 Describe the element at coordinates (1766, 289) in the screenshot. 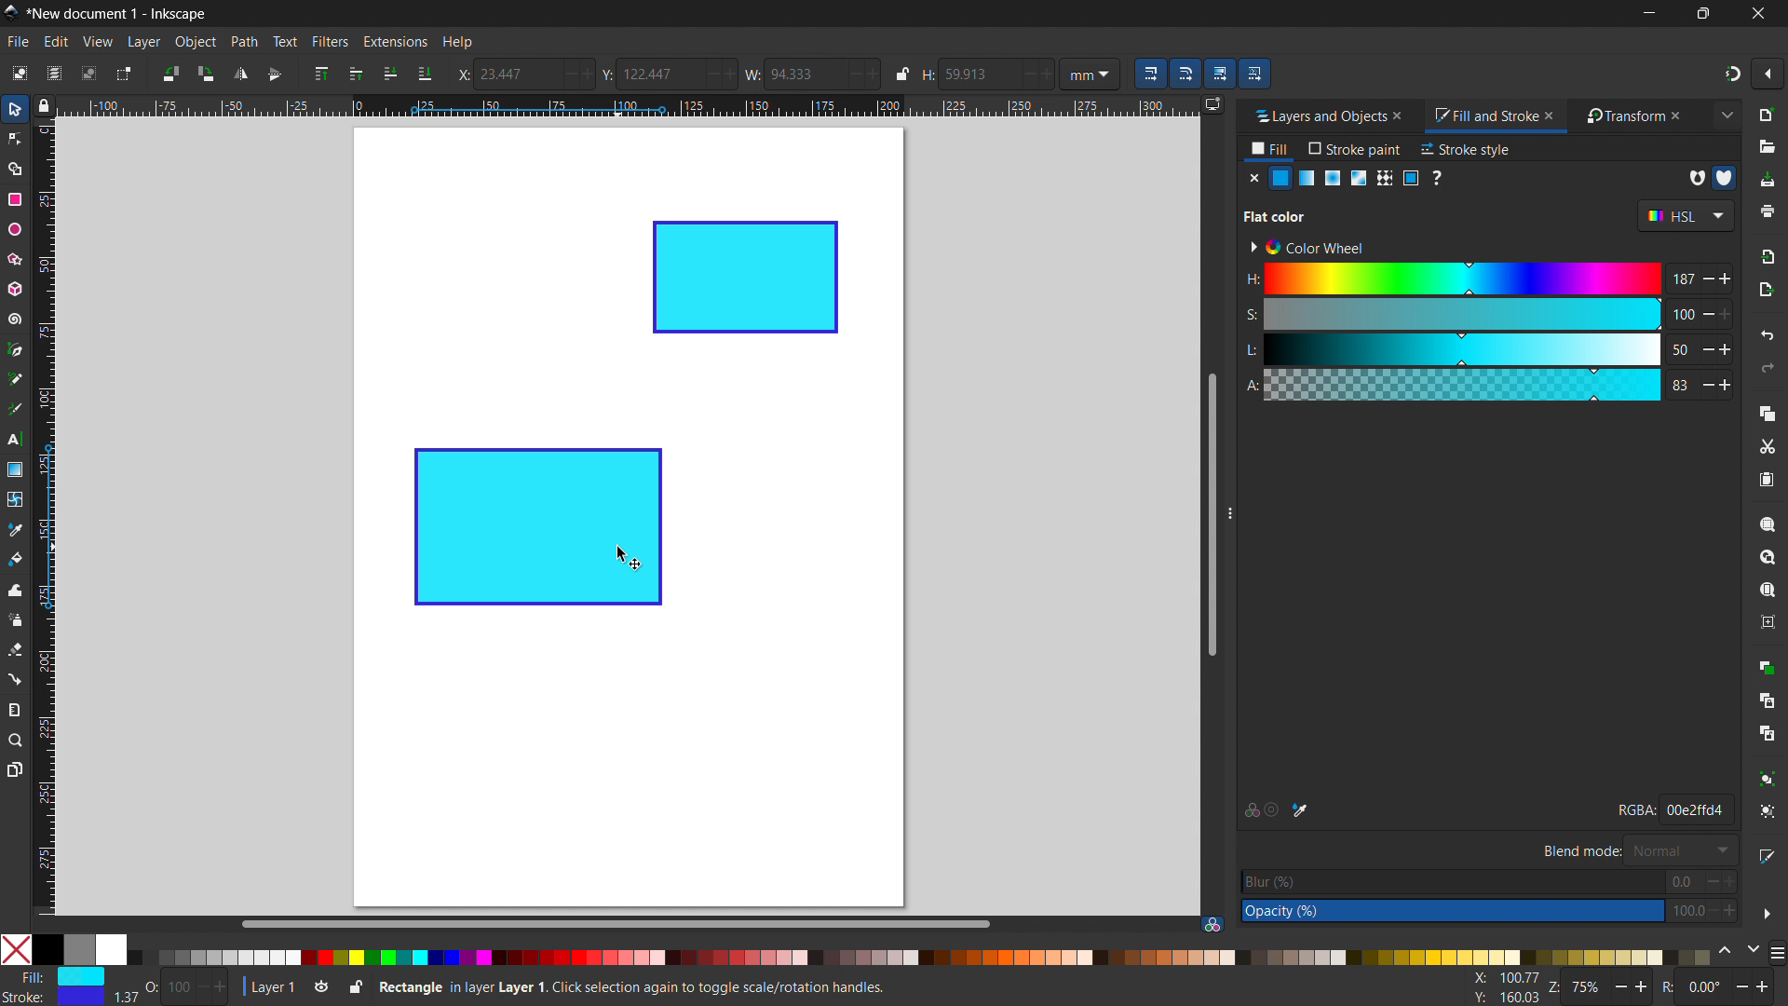

I see `open export` at that location.